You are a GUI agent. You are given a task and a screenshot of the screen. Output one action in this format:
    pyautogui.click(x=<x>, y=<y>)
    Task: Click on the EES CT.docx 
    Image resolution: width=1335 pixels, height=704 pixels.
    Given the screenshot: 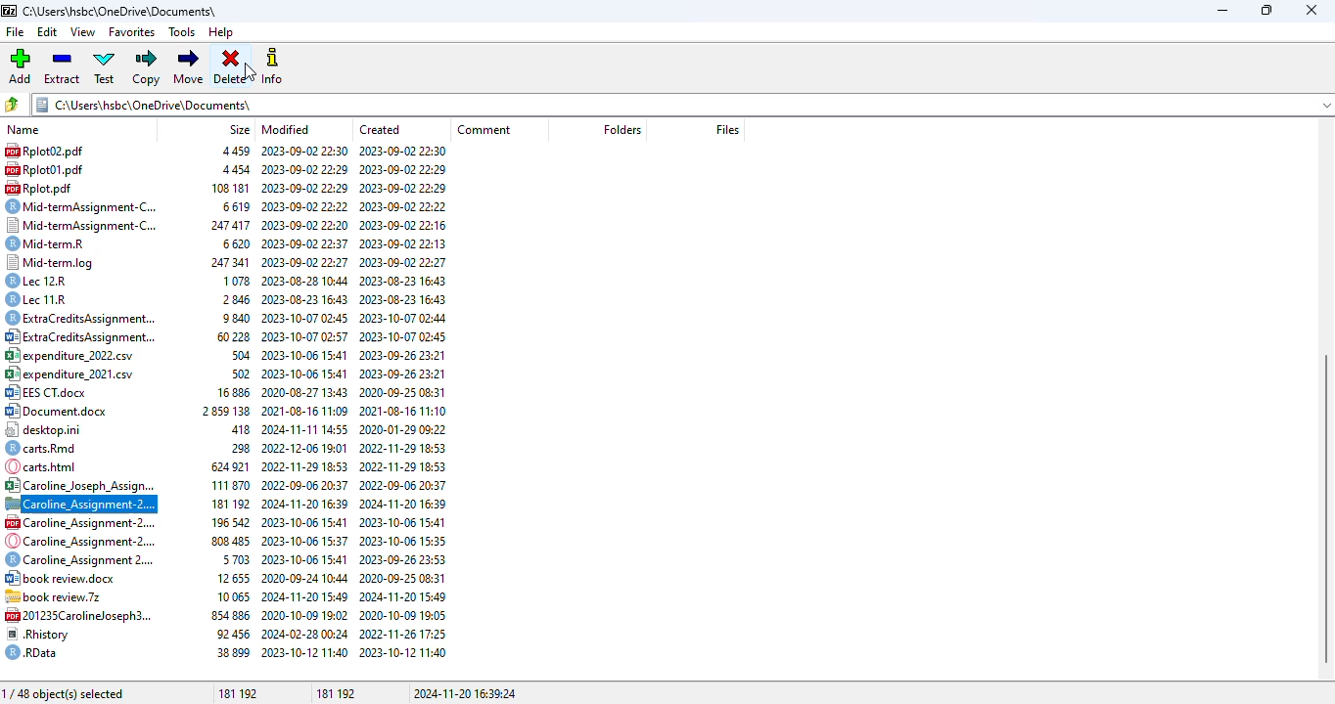 What is the action you would take?
    pyautogui.click(x=52, y=393)
    